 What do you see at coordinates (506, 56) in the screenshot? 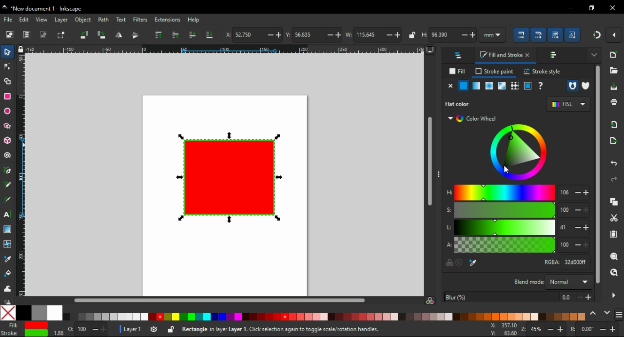
I see `fill stroke` at bounding box center [506, 56].